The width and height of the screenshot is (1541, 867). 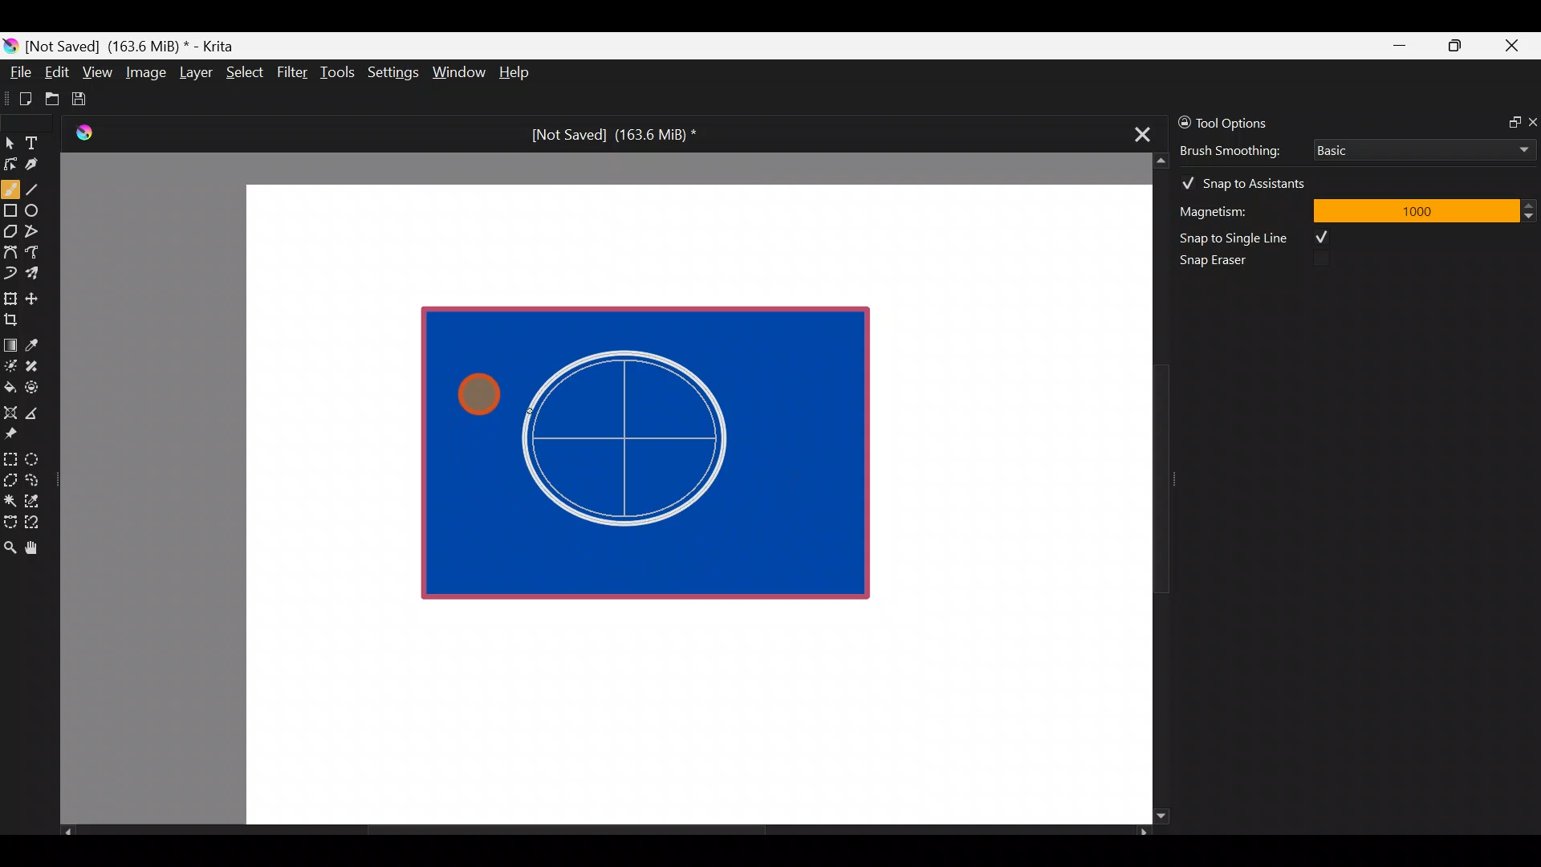 I want to click on Sample a colour from the image/current layer, so click(x=38, y=343).